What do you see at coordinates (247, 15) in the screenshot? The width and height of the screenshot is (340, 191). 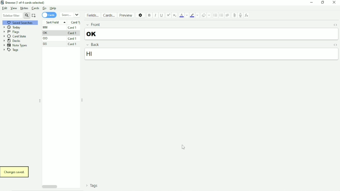 I see `Equations` at bounding box center [247, 15].